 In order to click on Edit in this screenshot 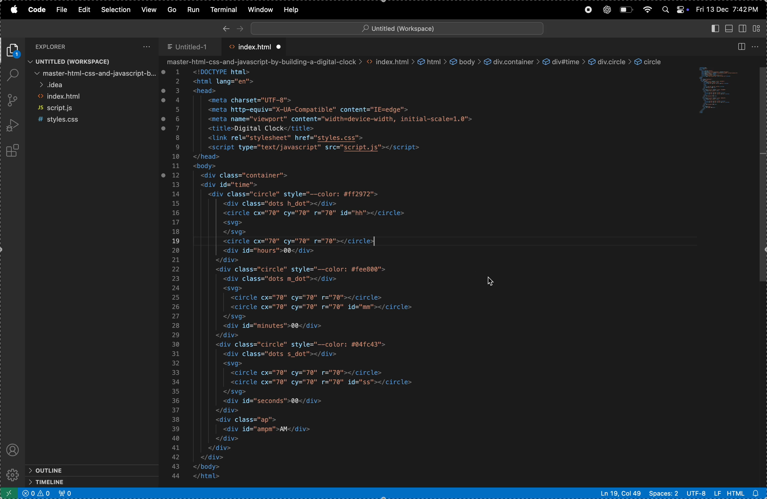, I will do `click(83, 10)`.